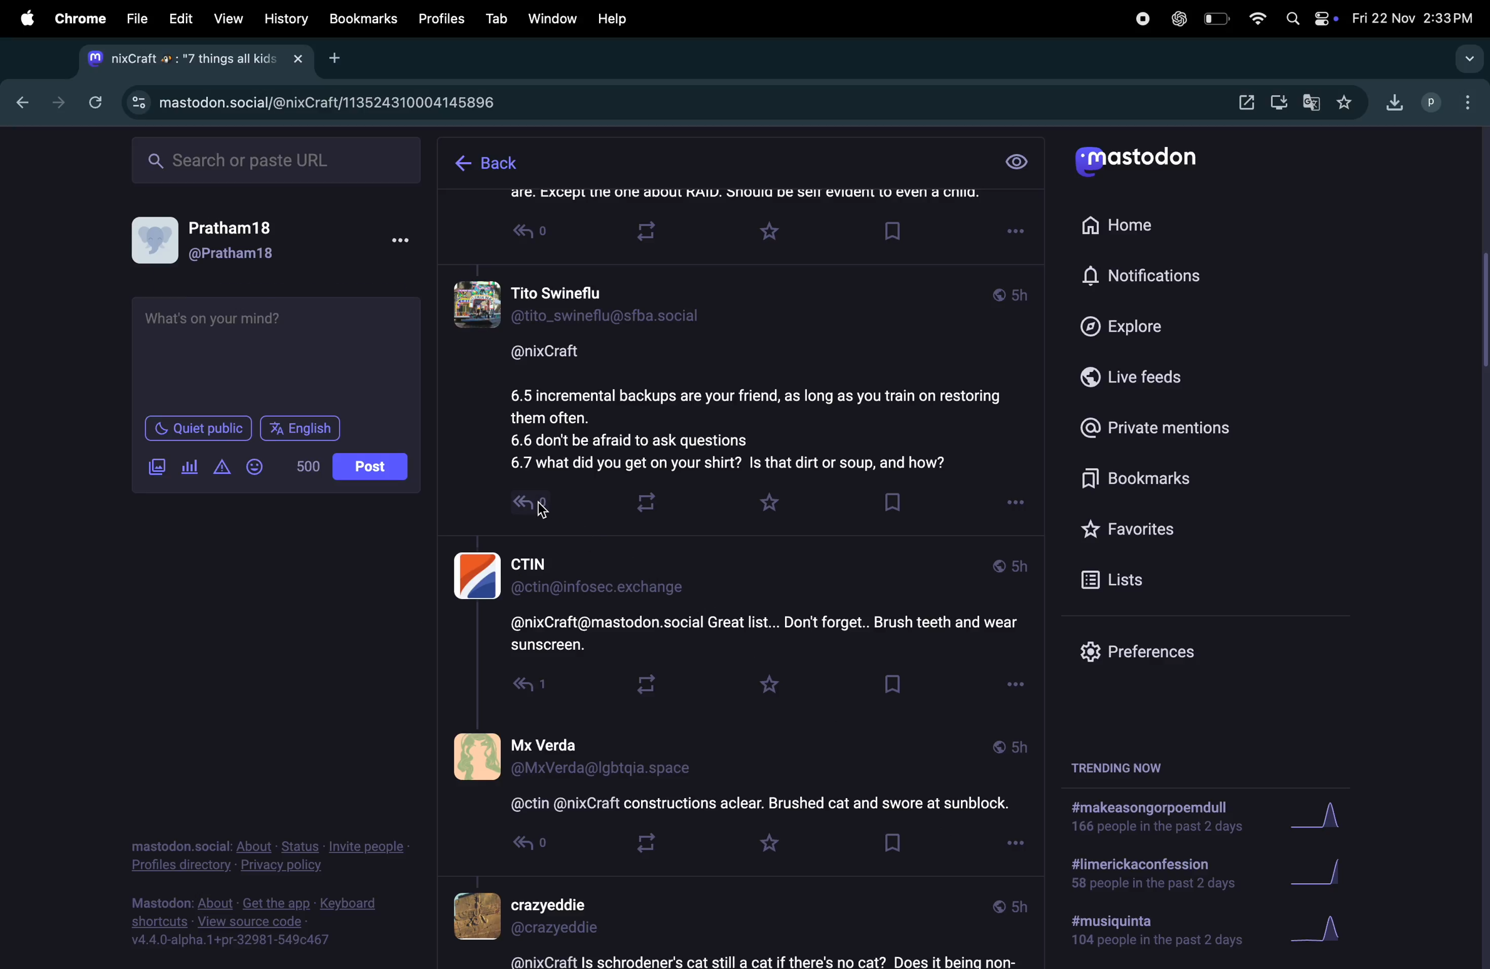 Image resolution: width=1490 pixels, height=969 pixels. I want to click on Add, so click(342, 61).